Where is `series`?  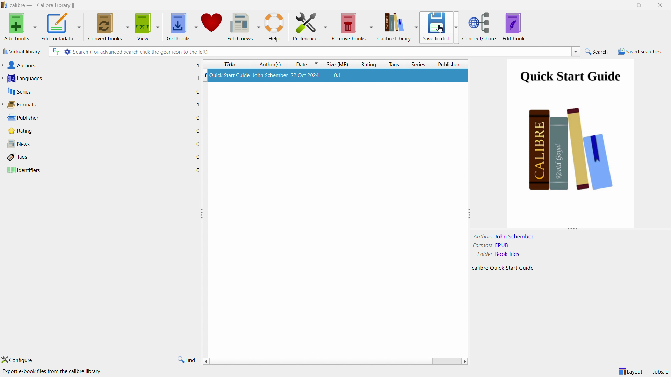 series is located at coordinates (418, 64).